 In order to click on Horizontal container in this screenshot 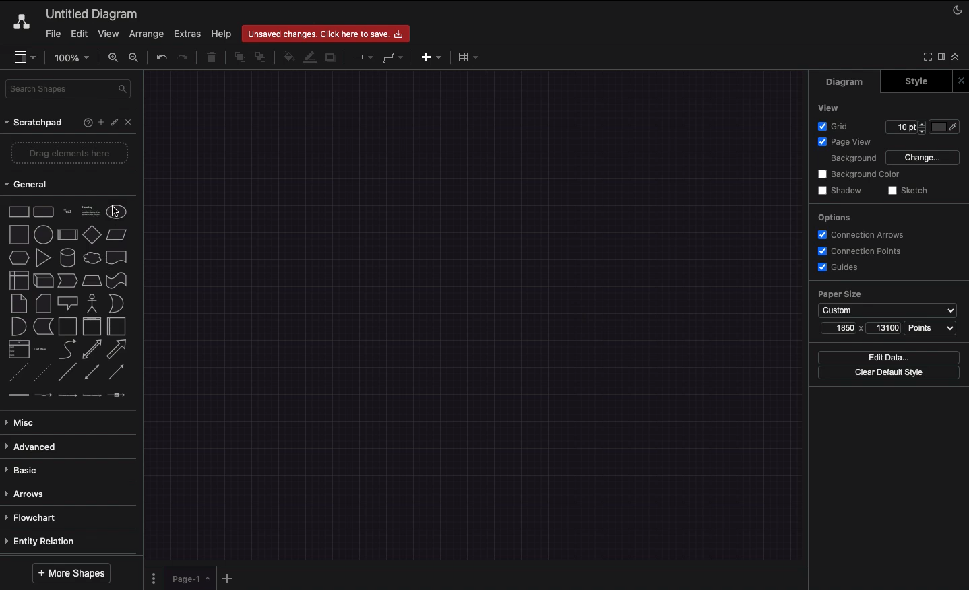, I will do `click(117, 326)`.